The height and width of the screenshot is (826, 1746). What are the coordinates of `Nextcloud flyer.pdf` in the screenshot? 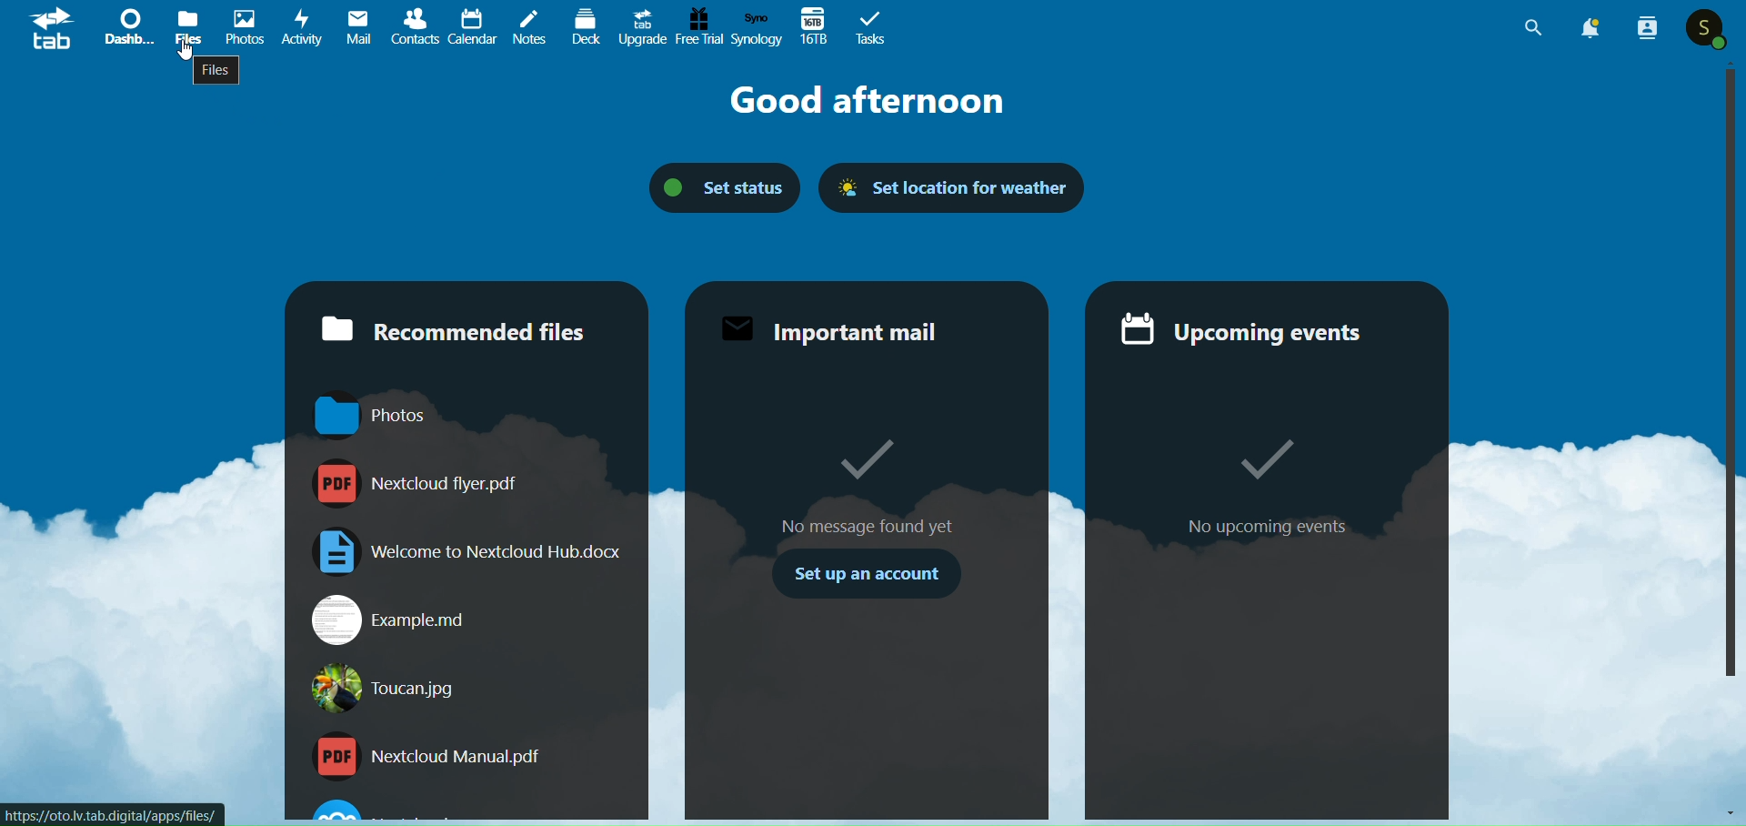 It's located at (468, 484).